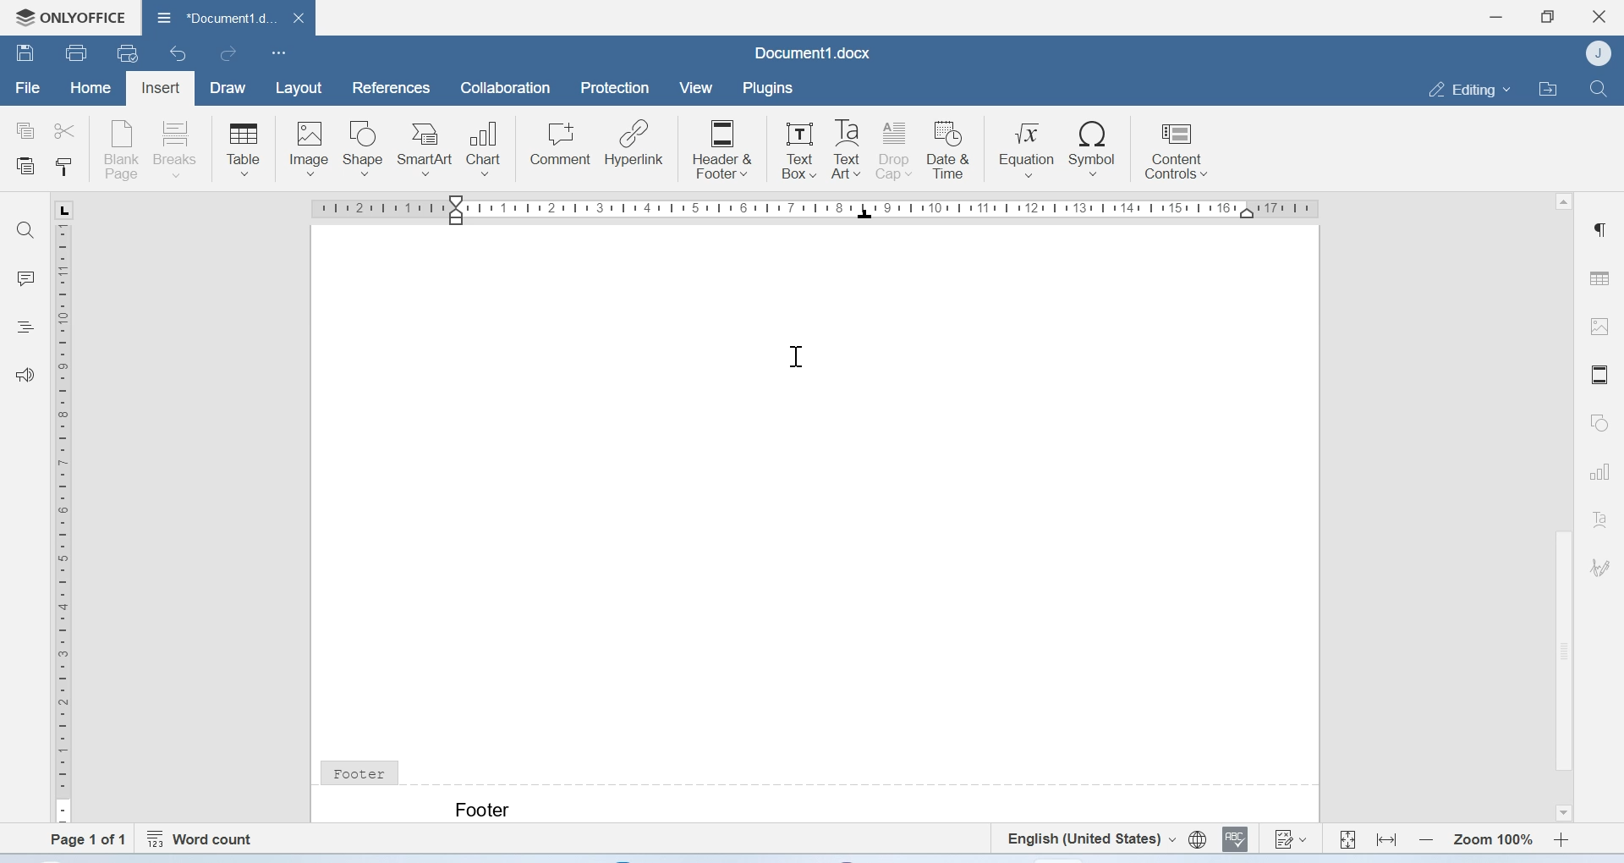 This screenshot has width=1624, height=863. What do you see at coordinates (1547, 87) in the screenshot?
I see `Open file location` at bounding box center [1547, 87].